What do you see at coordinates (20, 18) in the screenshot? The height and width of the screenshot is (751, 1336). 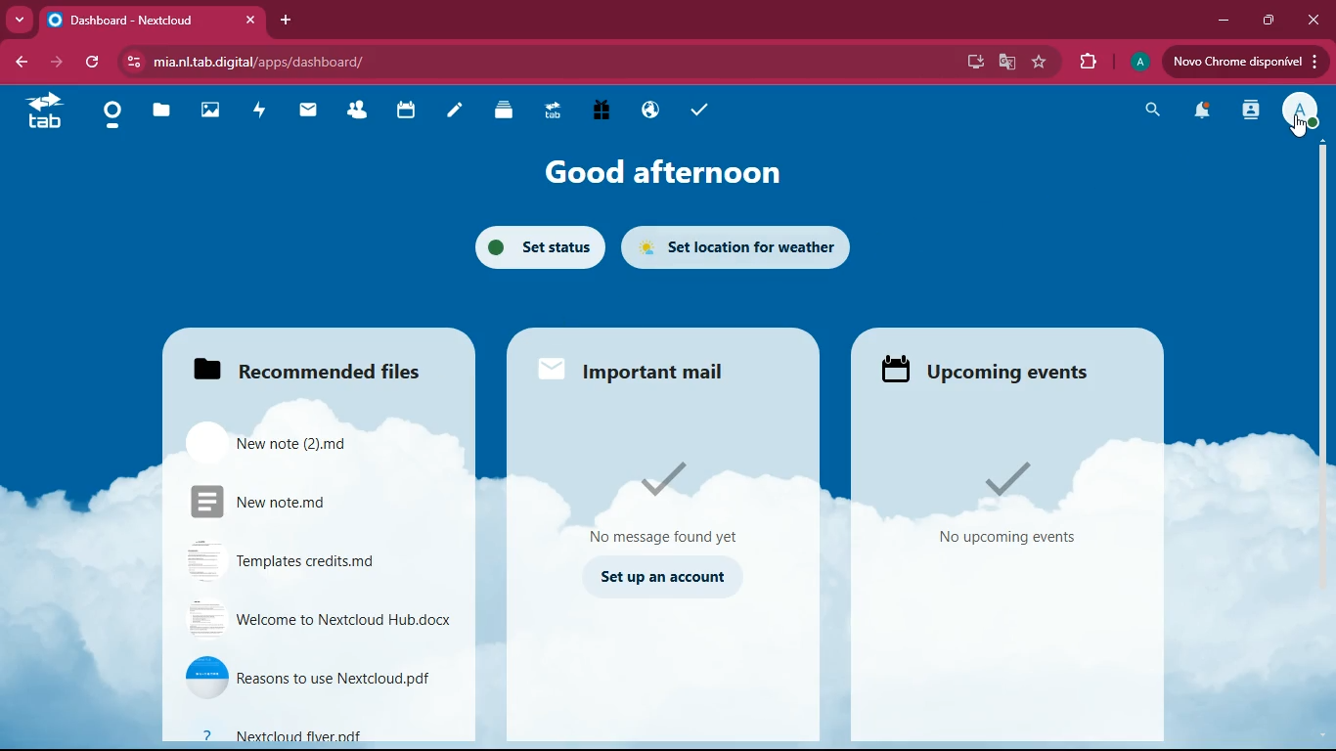 I see `more` at bounding box center [20, 18].